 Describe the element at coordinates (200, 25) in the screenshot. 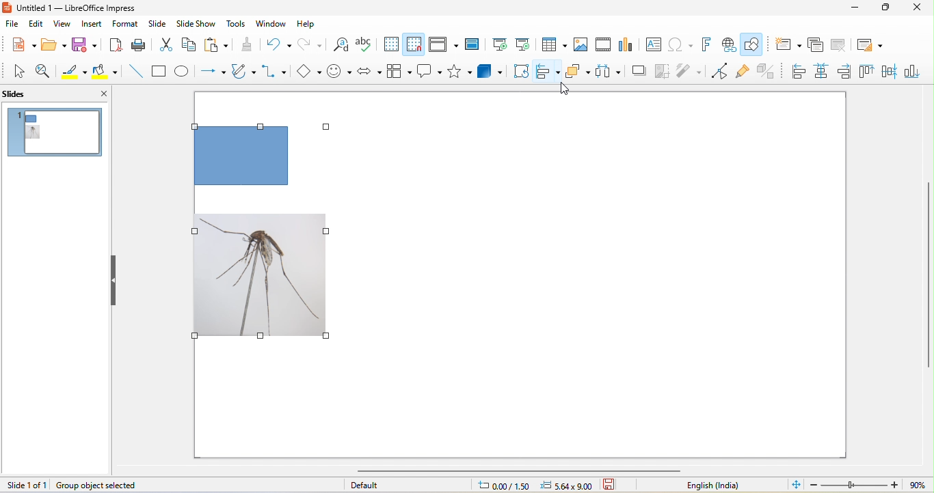

I see `slide show` at that location.